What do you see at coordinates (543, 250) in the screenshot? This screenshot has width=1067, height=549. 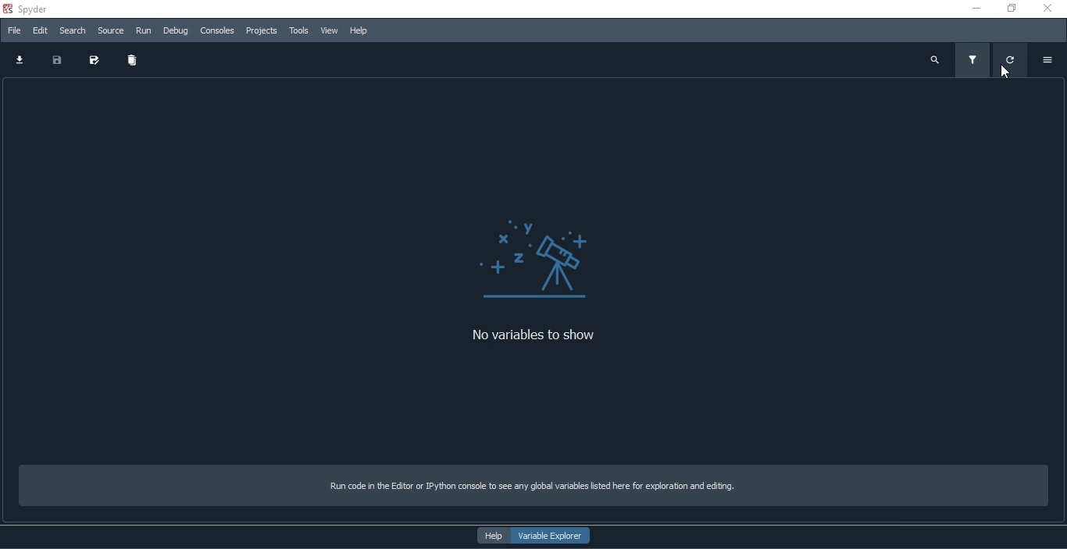 I see `Logo` at bounding box center [543, 250].